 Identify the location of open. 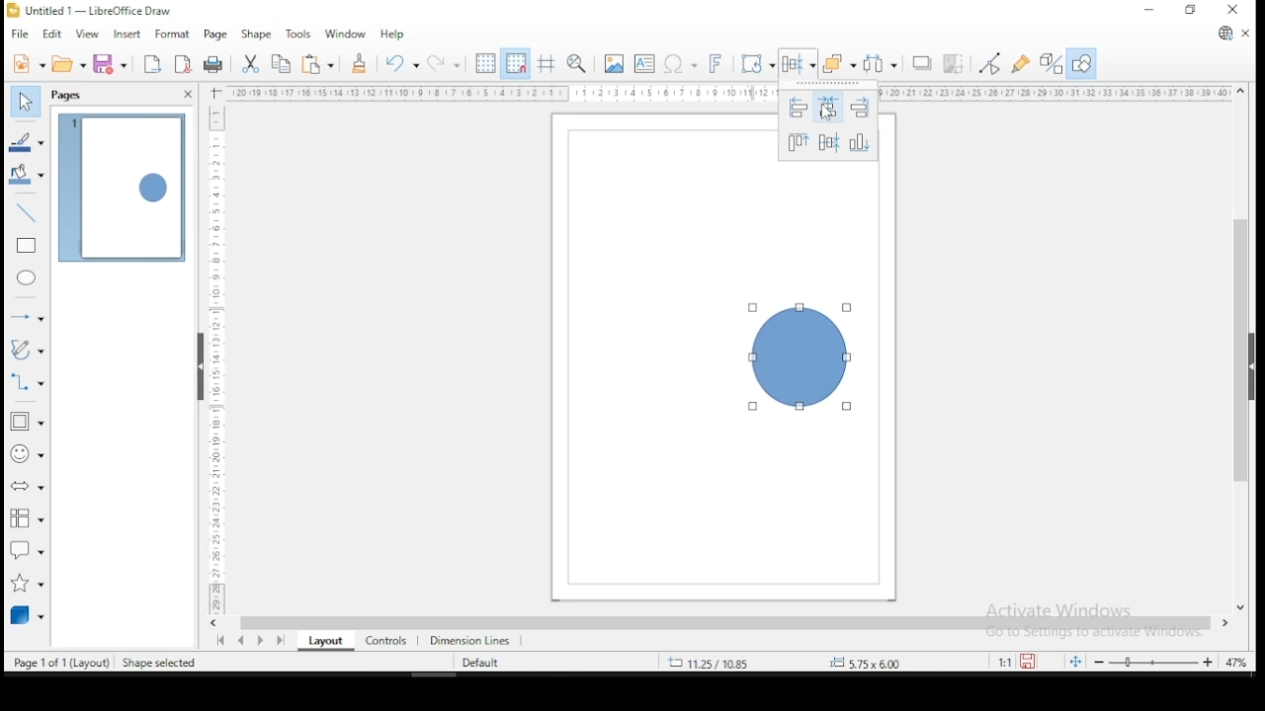
(69, 63).